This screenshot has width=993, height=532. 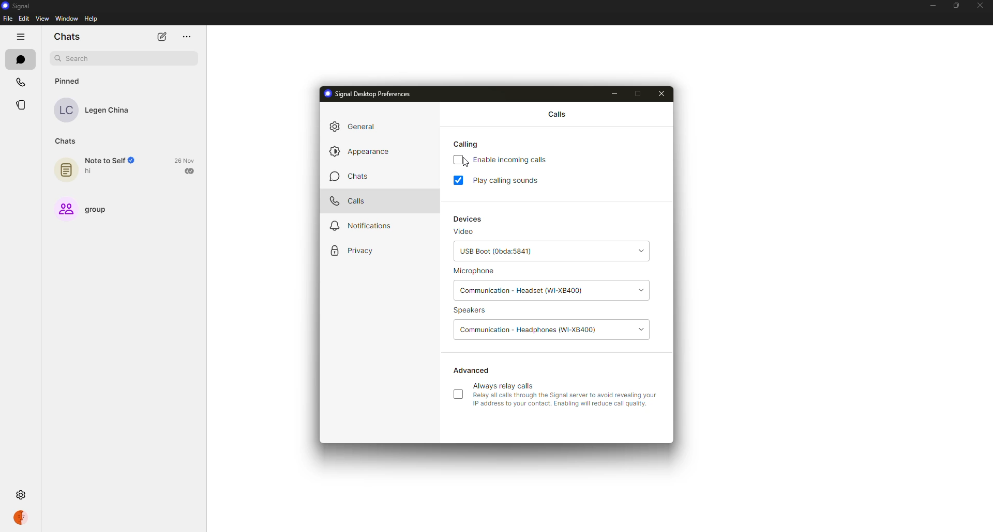 I want to click on video, so click(x=467, y=232).